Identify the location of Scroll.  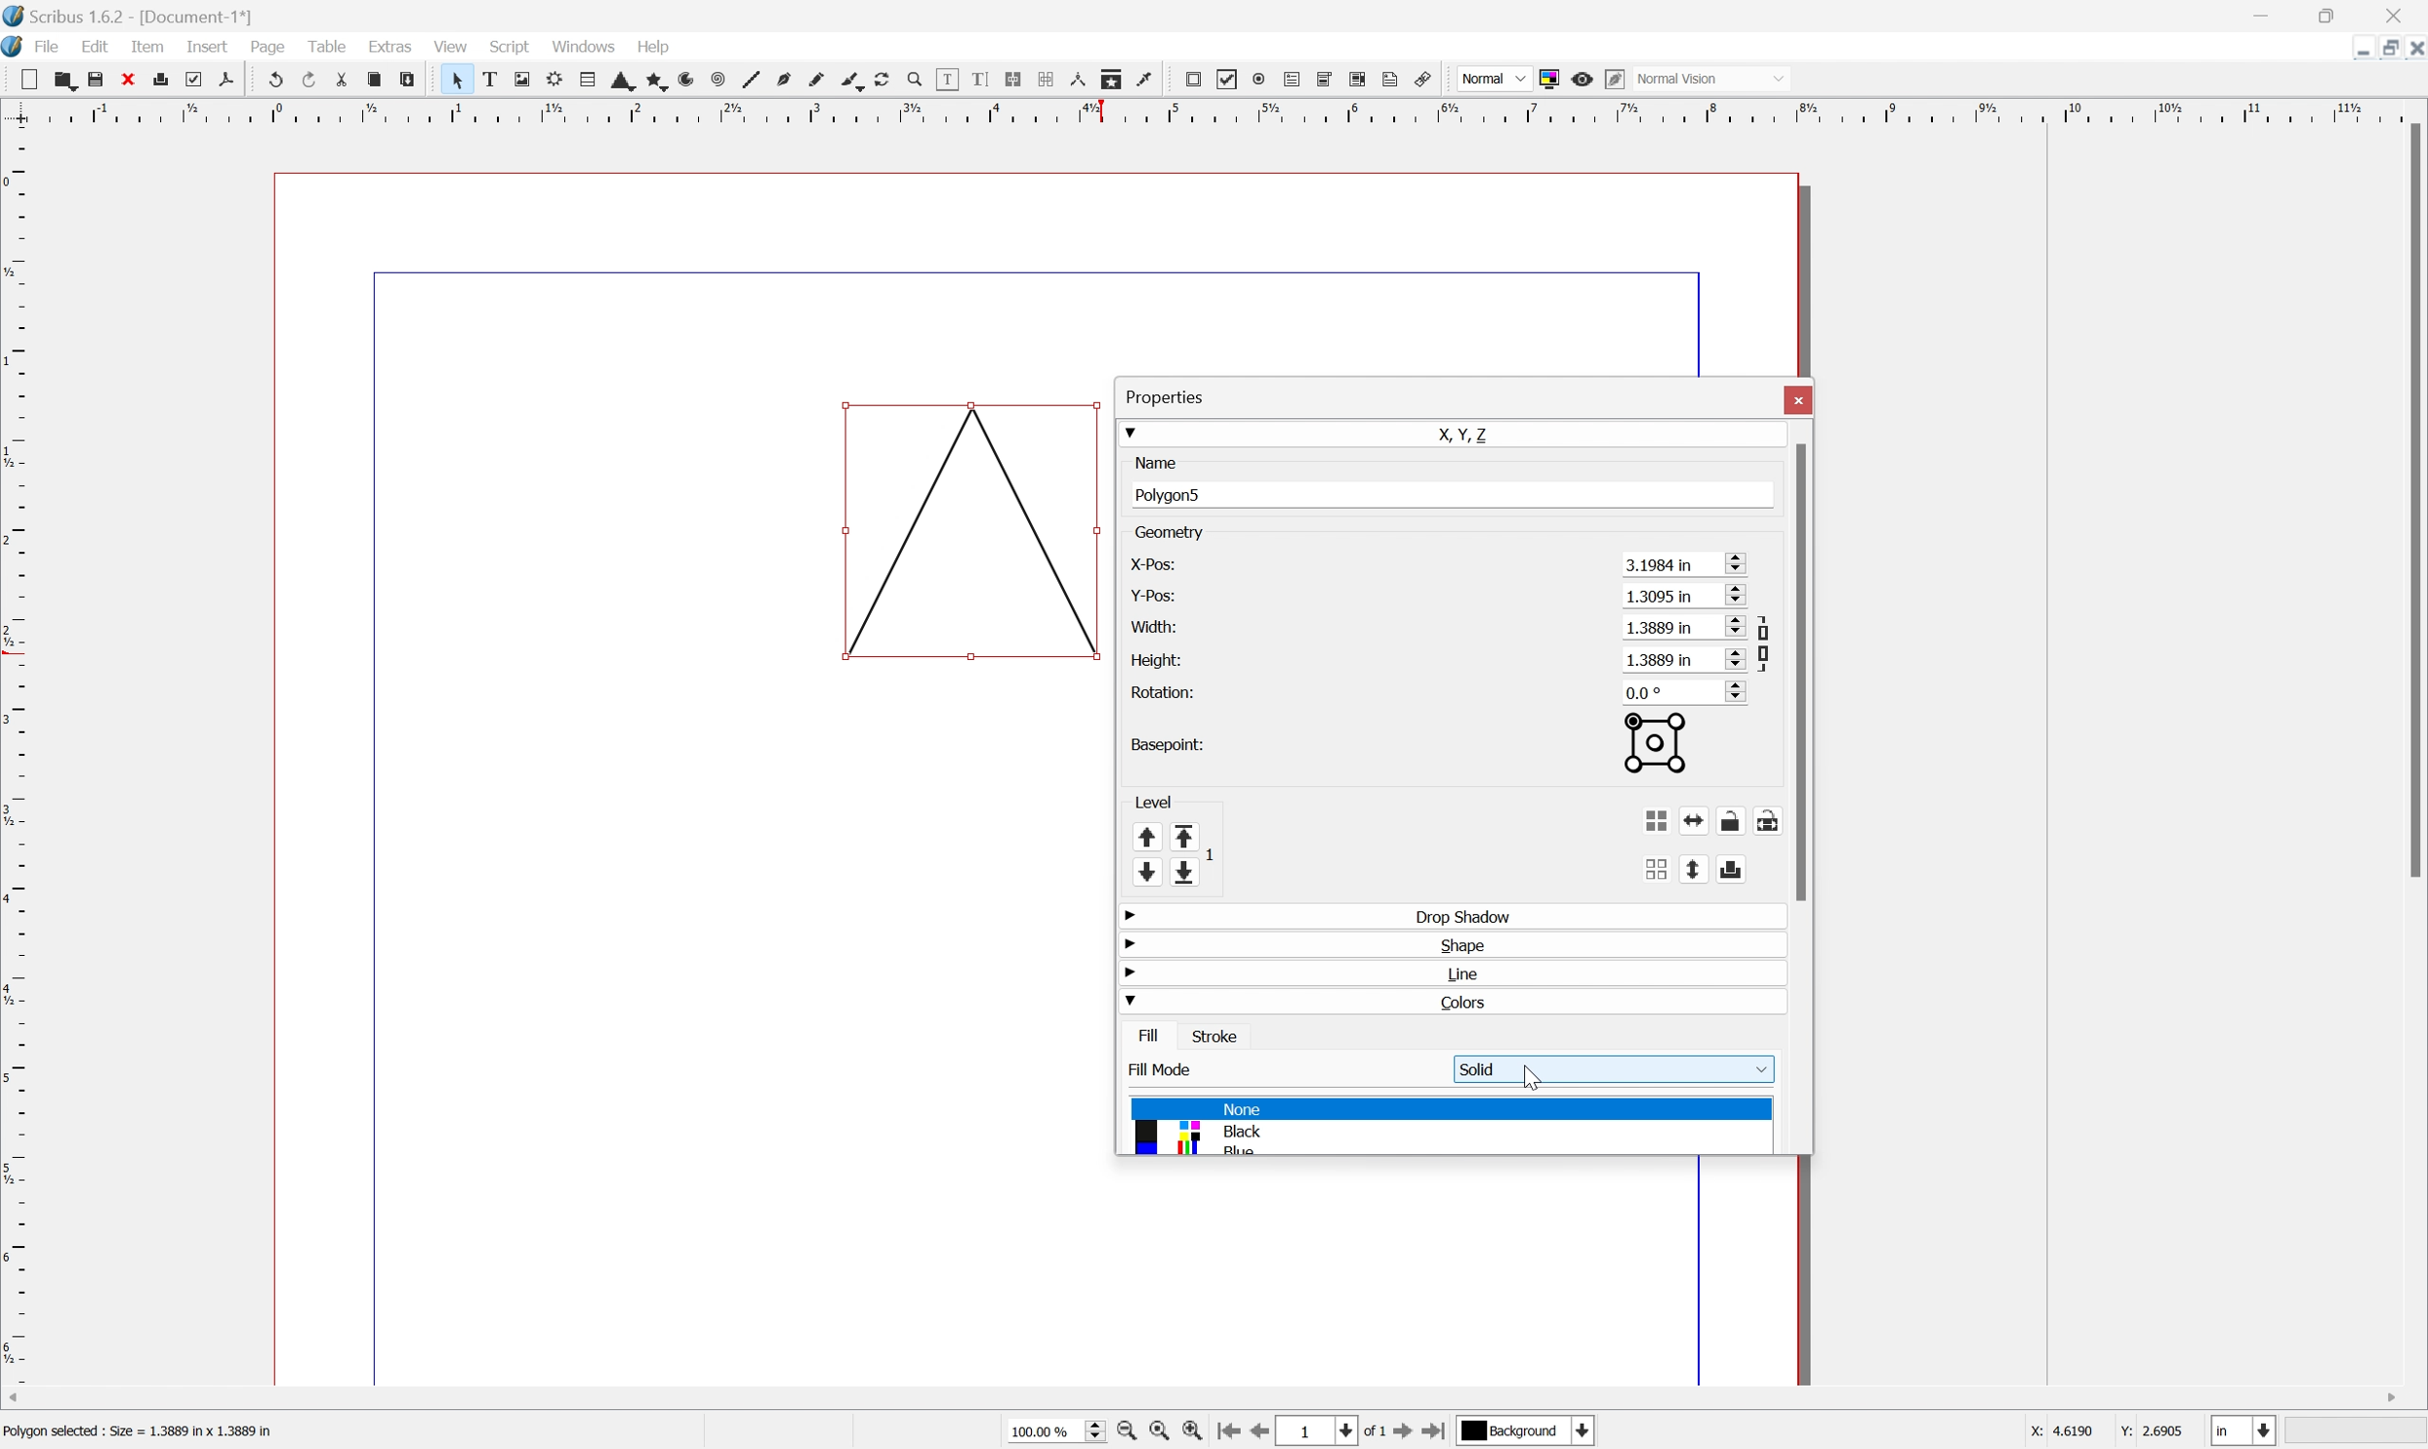
(1756, 625).